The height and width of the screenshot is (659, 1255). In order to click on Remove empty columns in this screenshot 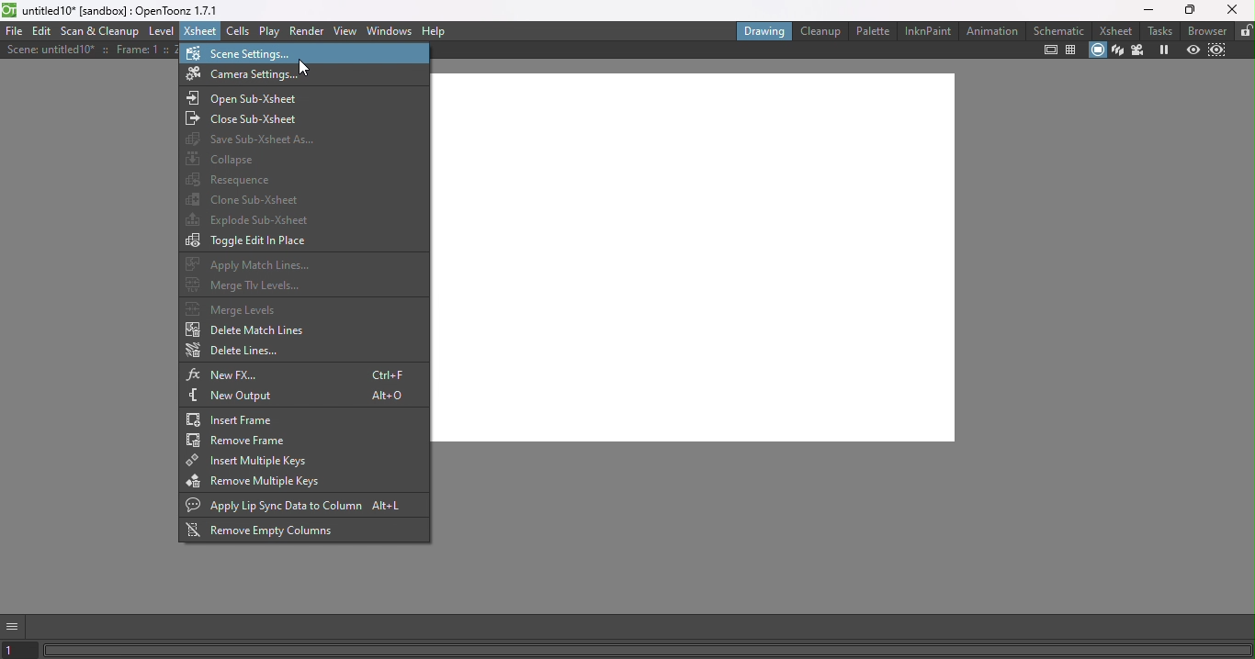, I will do `click(260, 531)`.